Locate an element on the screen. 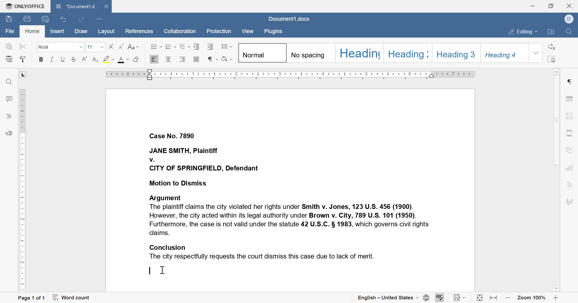  layout is located at coordinates (107, 31).